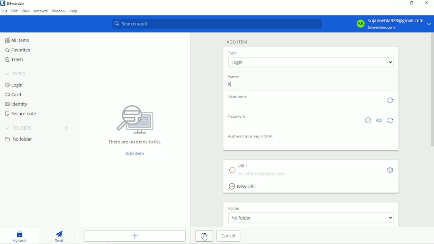  I want to click on bitwarden logo, so click(3, 3).